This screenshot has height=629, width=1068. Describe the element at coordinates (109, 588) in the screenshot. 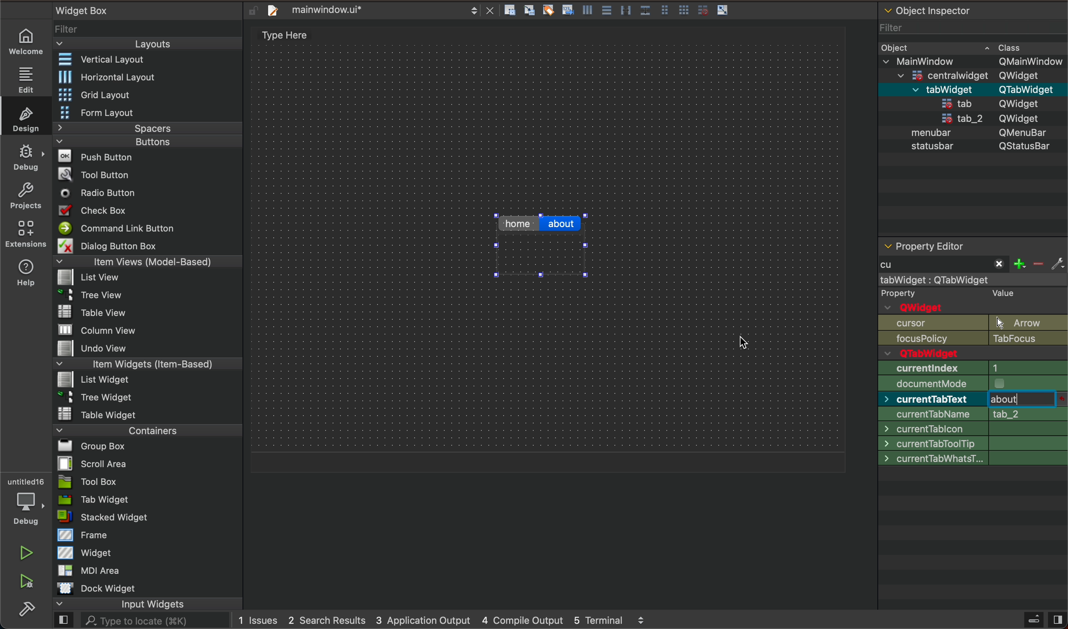

I see `Dock widget` at that location.